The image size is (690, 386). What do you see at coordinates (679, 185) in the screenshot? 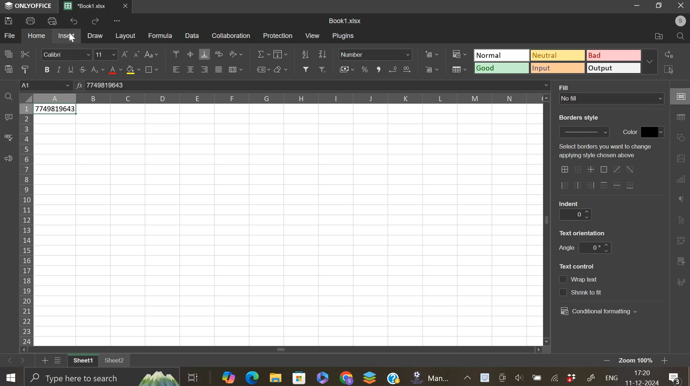
I see `right side bar` at bounding box center [679, 185].